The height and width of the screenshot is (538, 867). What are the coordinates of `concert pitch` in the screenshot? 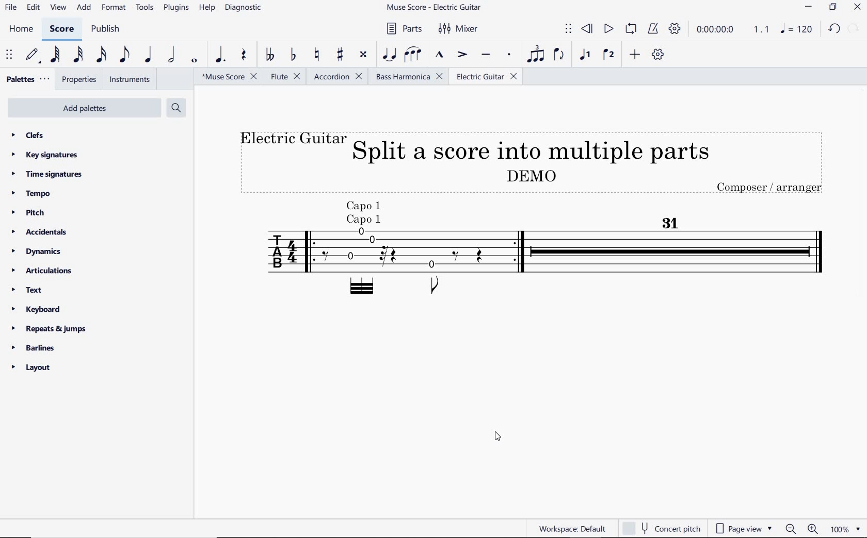 It's located at (661, 528).